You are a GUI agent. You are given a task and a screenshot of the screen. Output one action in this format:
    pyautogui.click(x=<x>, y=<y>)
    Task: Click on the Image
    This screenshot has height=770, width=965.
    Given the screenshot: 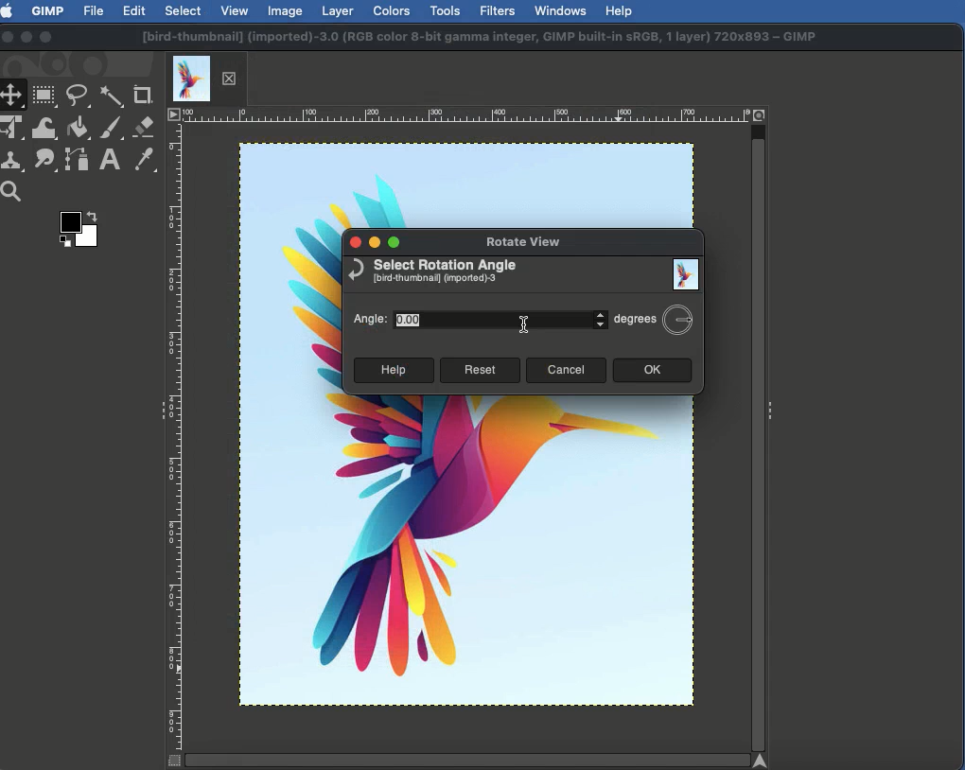 What is the action you would take?
    pyautogui.click(x=286, y=10)
    